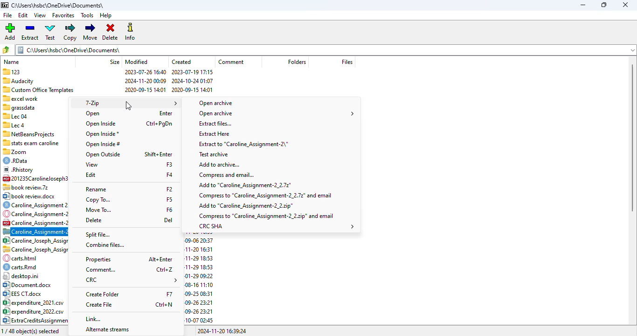  I want to click on shortcut for properties, so click(160, 259).